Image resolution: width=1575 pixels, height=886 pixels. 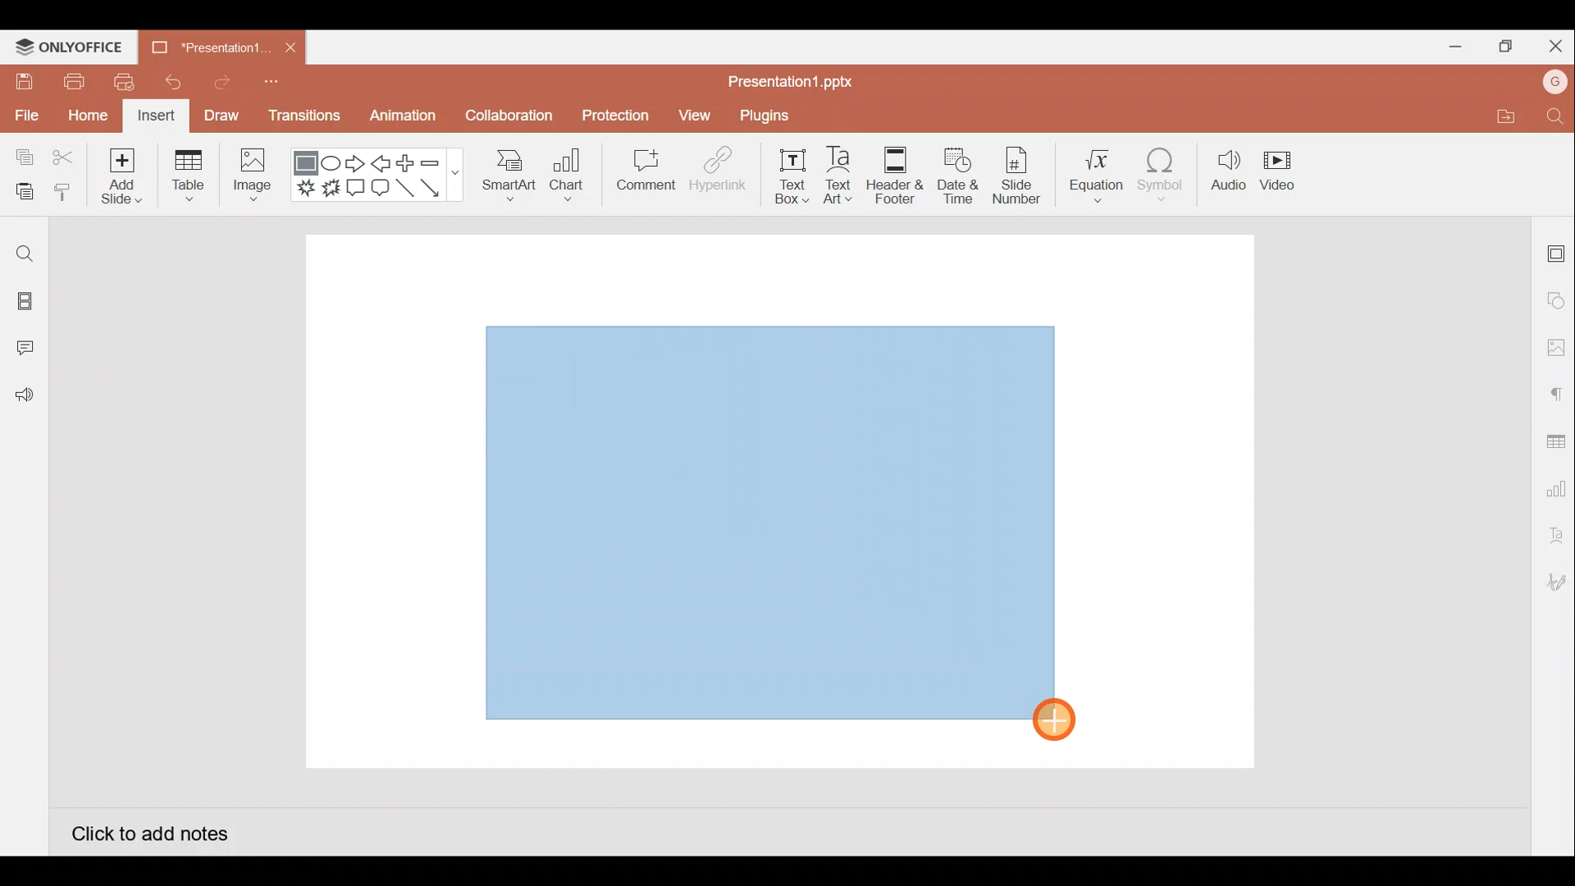 I want to click on Redo, so click(x=216, y=81).